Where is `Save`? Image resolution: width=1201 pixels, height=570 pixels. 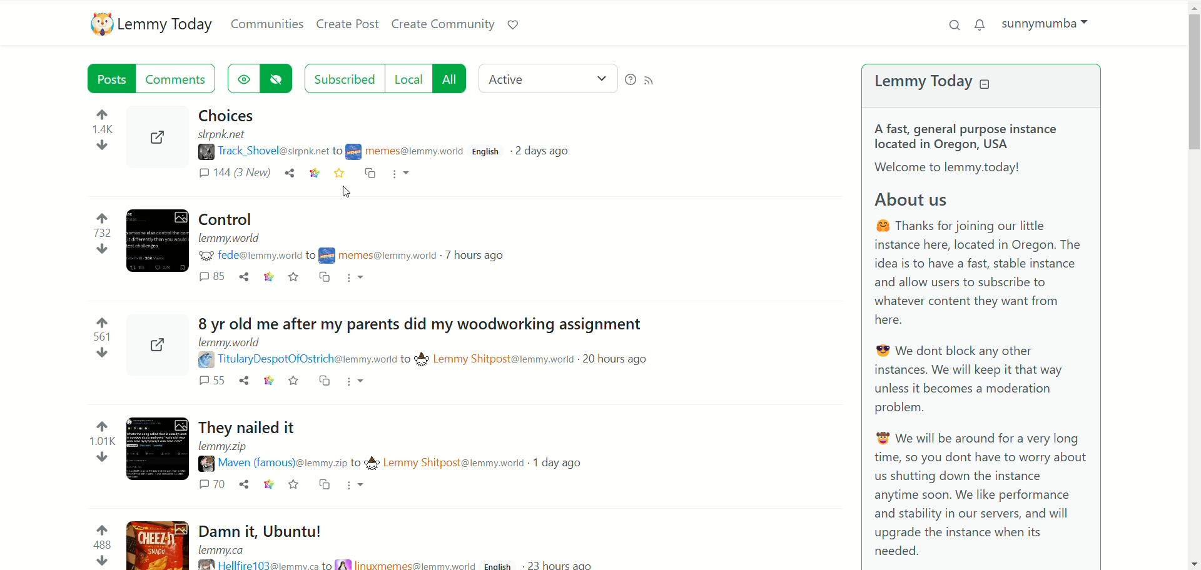 Save is located at coordinates (295, 277).